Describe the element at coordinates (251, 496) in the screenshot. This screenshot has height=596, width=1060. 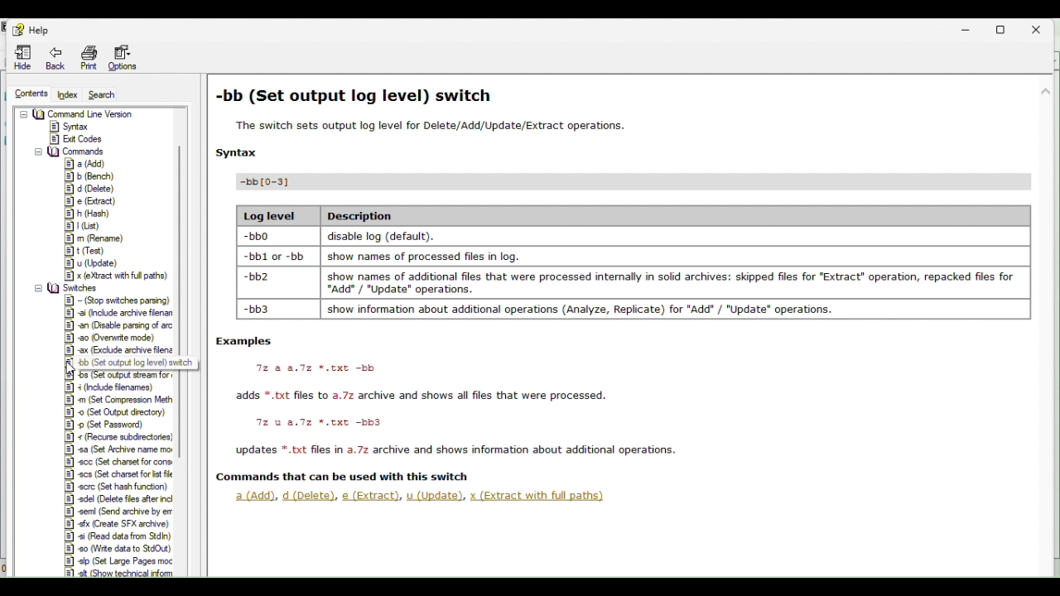
I see `a (Add)` at that location.